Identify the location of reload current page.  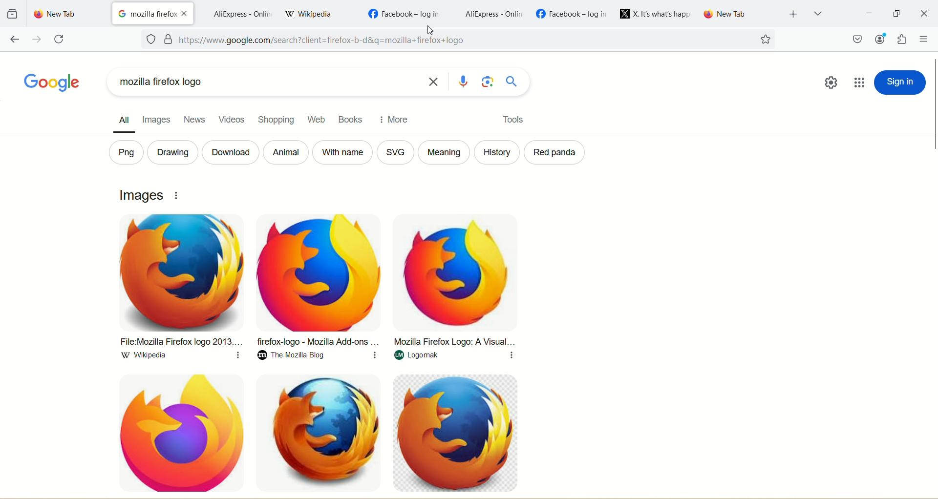
(61, 39).